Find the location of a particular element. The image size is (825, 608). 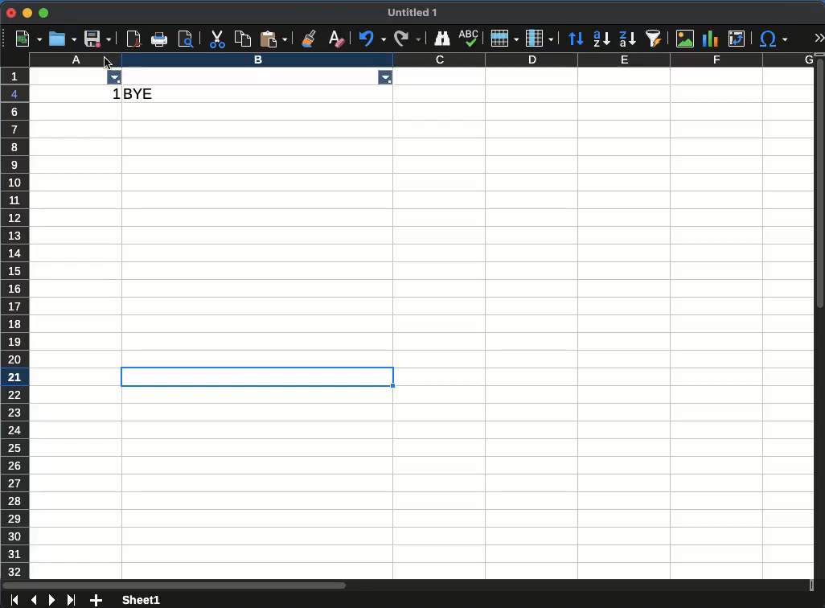

row is located at coordinates (14, 323).